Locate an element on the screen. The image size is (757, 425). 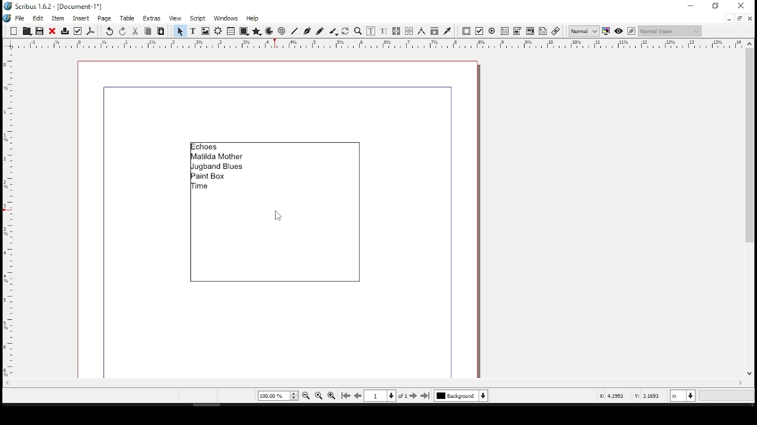
extras is located at coordinates (153, 19).